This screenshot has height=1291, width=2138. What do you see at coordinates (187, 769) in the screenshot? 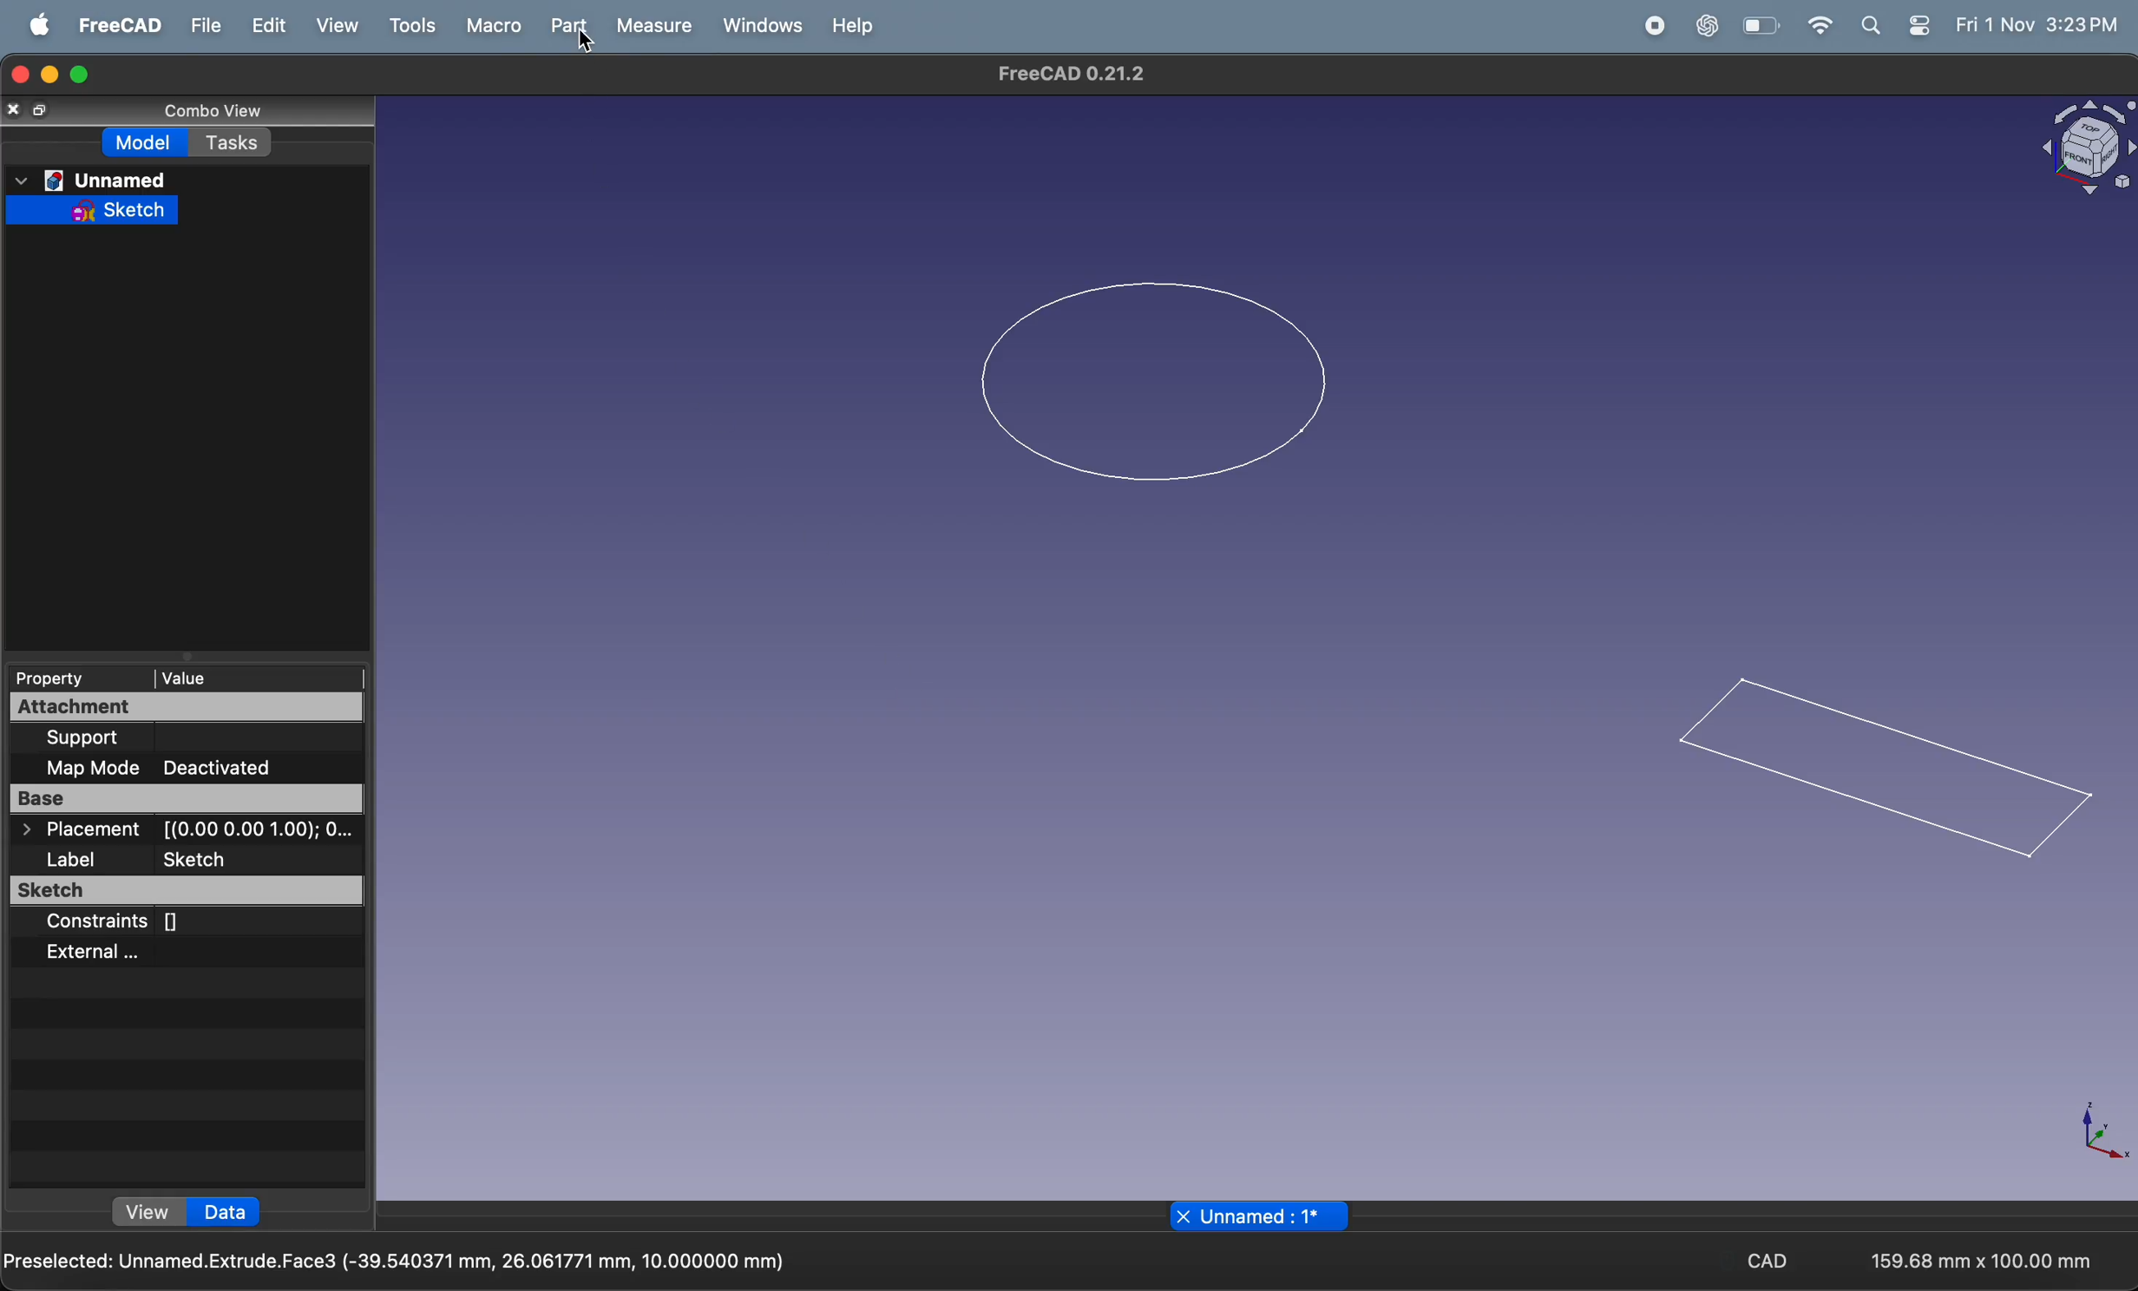
I see `Map Mode Deactivated` at bounding box center [187, 769].